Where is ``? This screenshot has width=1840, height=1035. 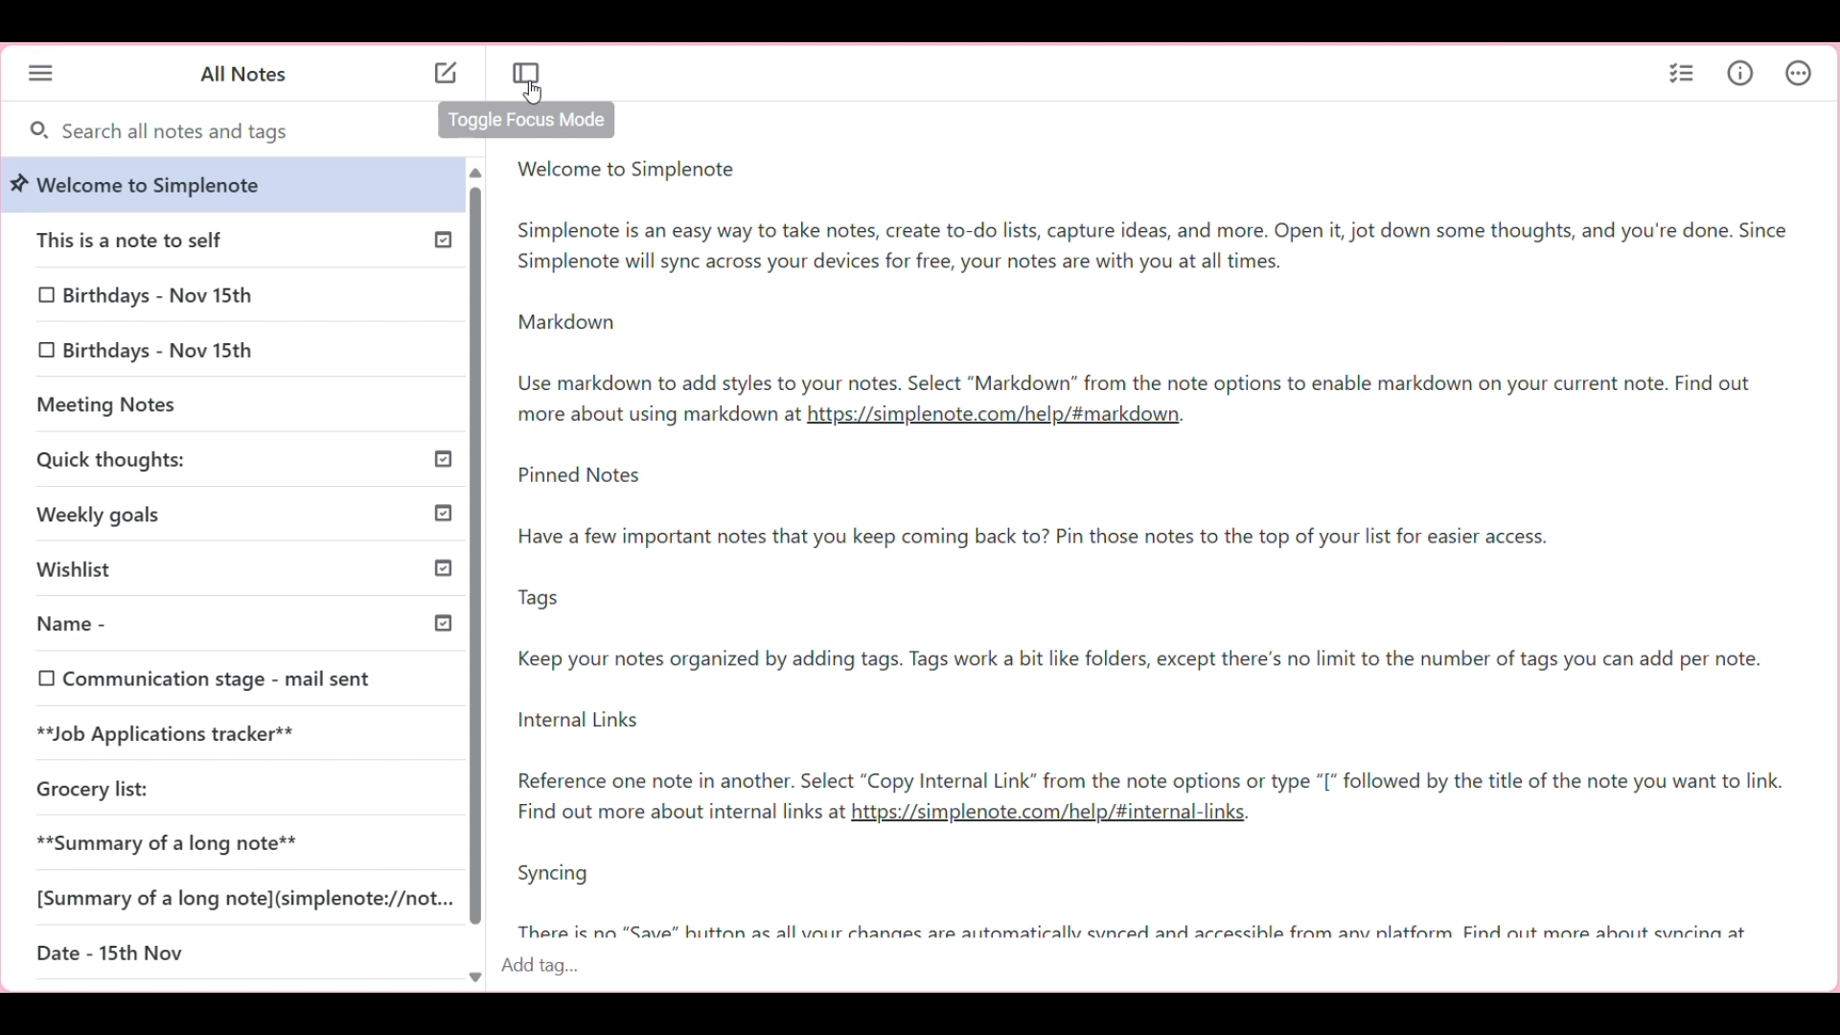
 is located at coordinates (445, 620).